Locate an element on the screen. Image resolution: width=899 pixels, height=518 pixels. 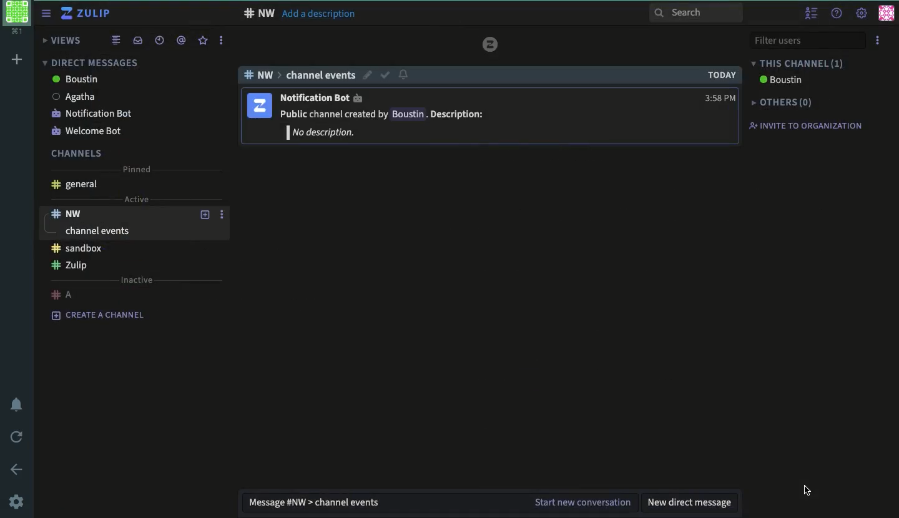
notification bot is located at coordinates (315, 97).